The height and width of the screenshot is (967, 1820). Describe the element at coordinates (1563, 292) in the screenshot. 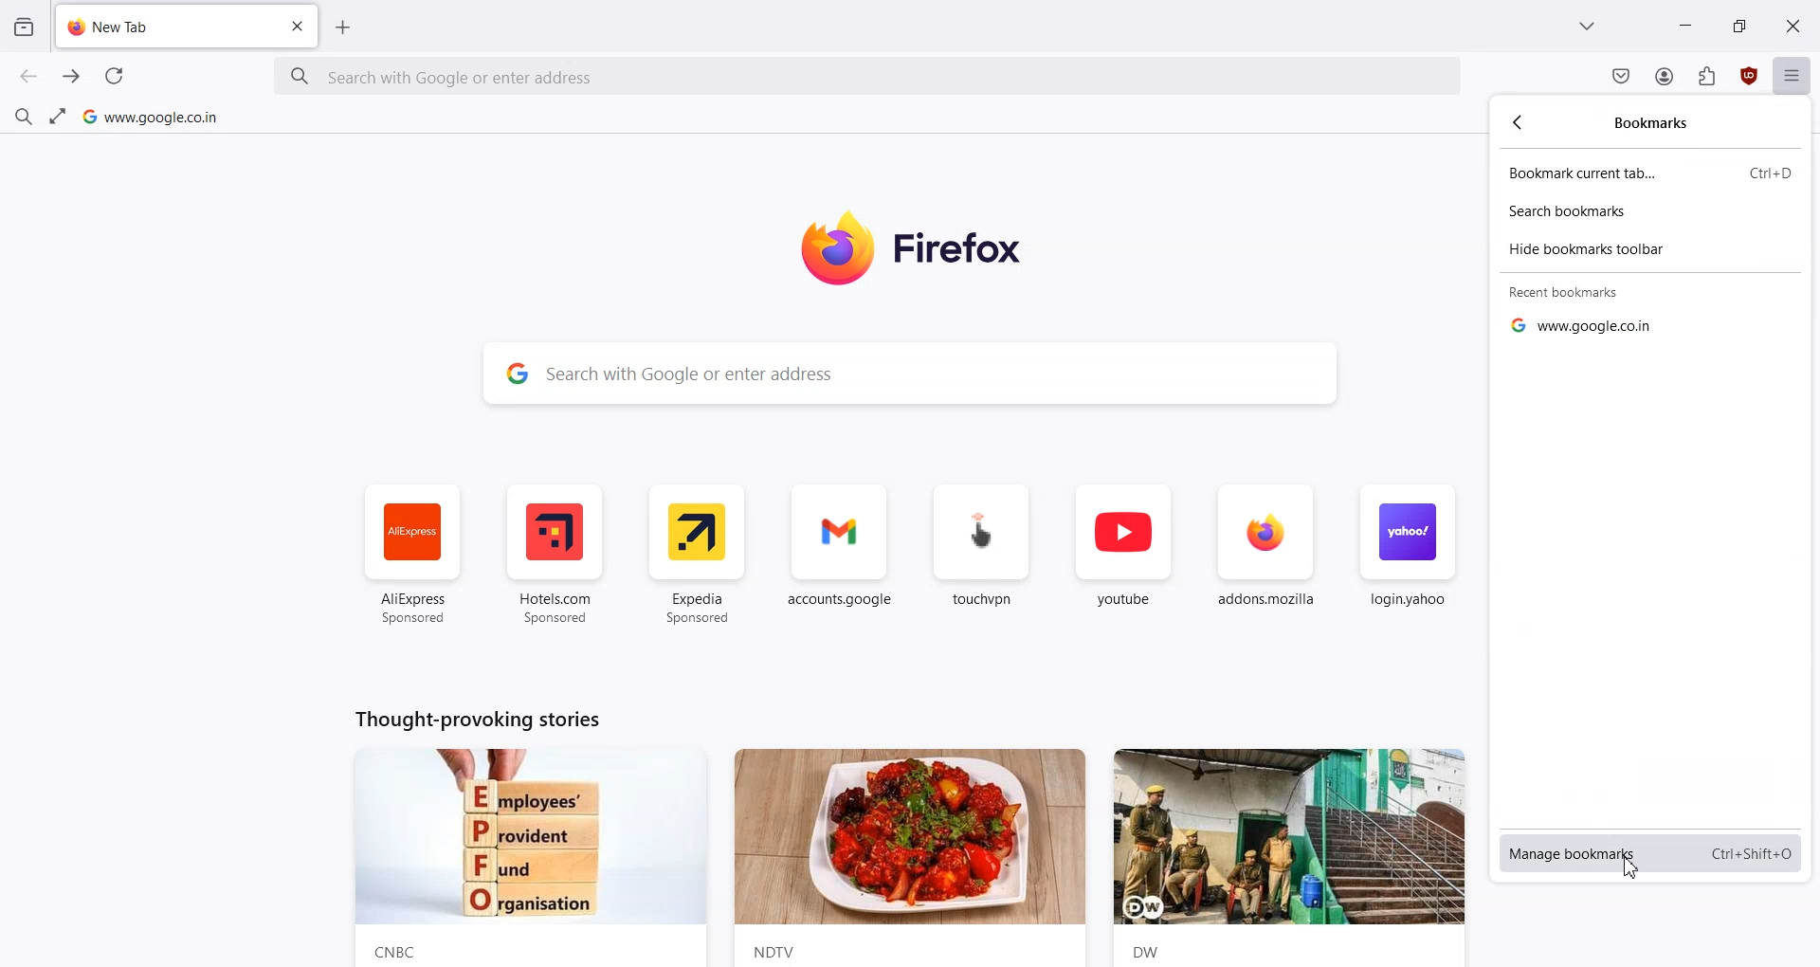

I see `Recent bookmarks` at that location.